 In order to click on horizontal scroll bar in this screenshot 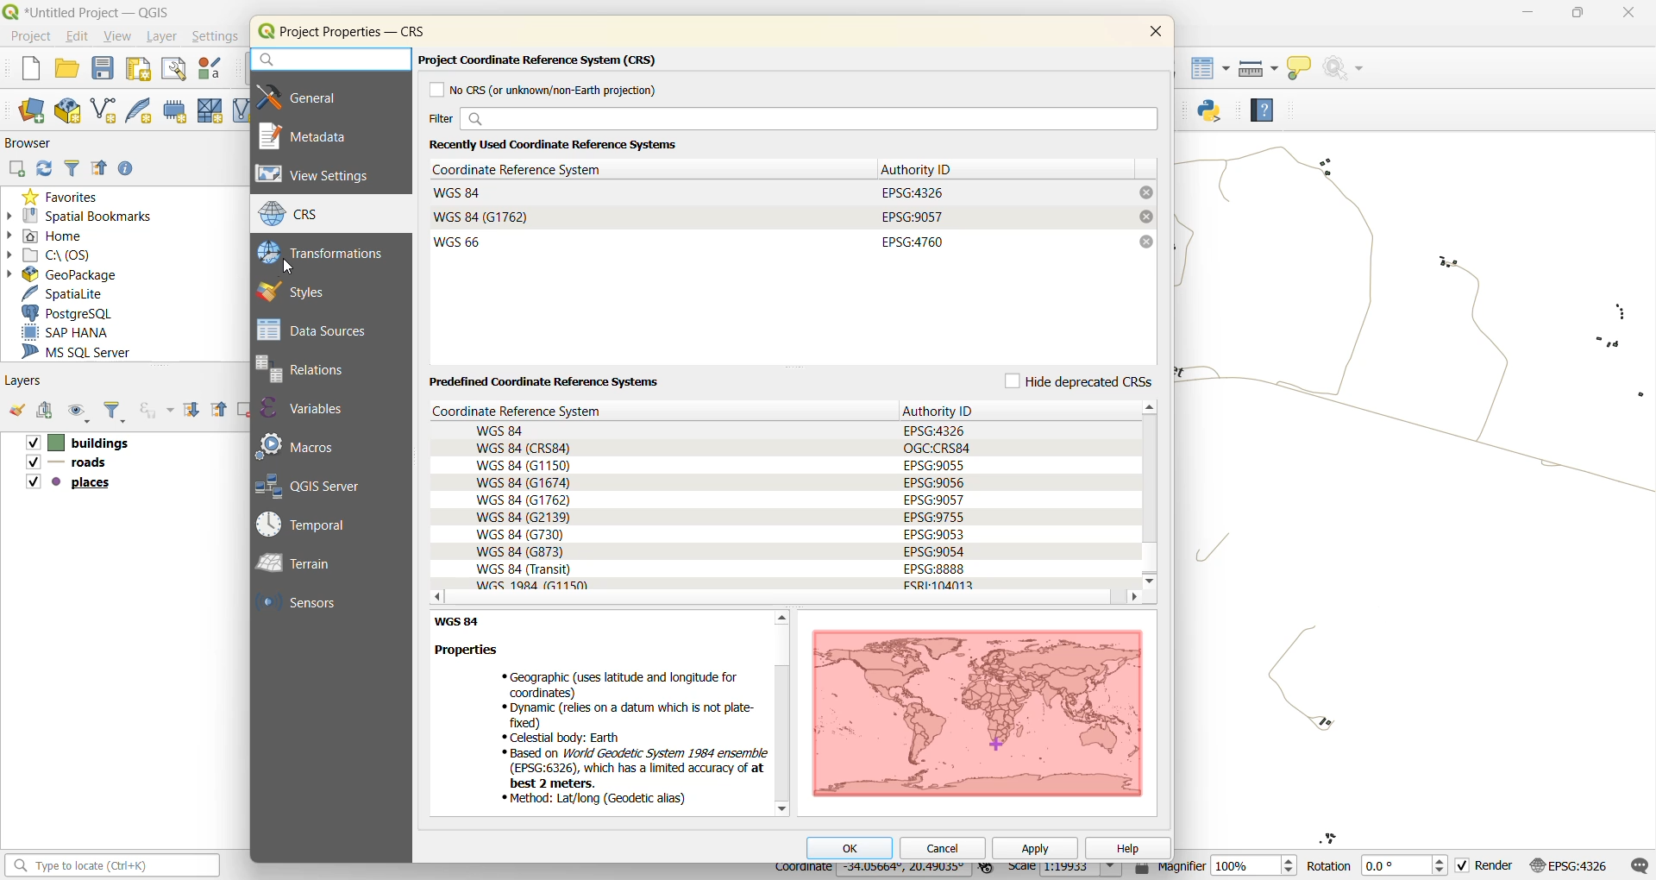, I will do `click(781, 599)`.